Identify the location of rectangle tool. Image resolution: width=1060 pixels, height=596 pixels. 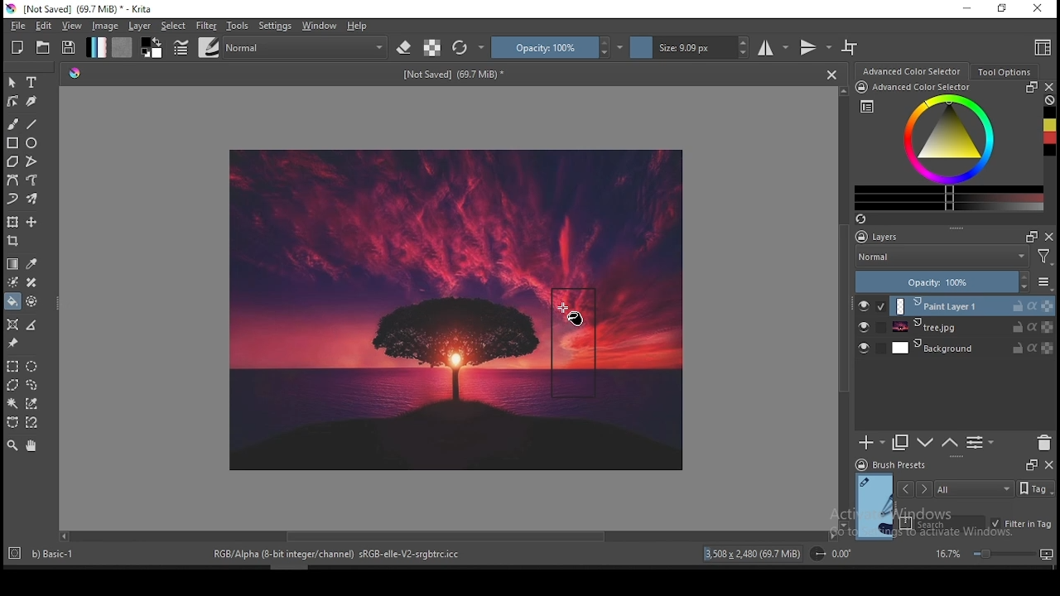
(12, 143).